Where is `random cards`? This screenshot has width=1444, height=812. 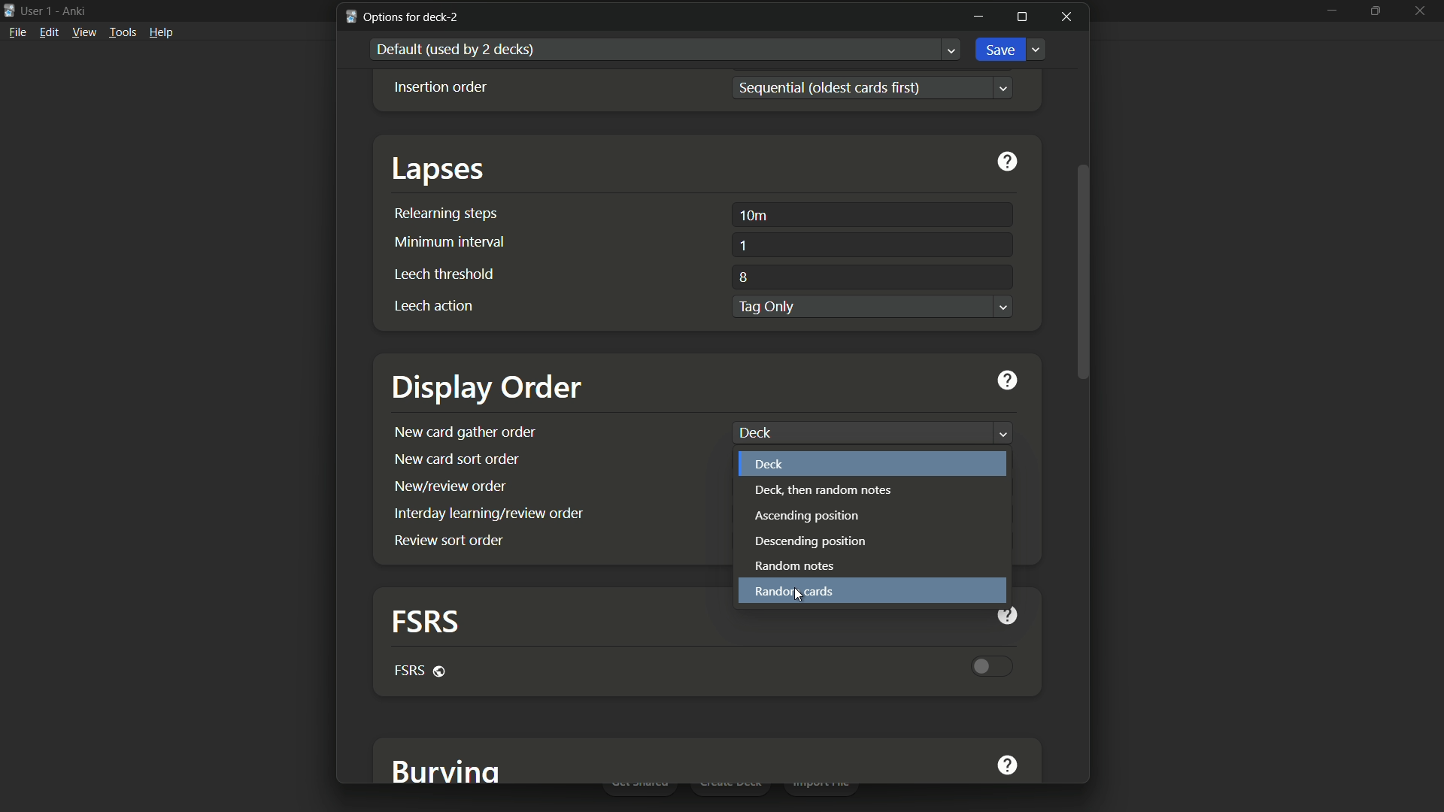
random cards is located at coordinates (793, 591).